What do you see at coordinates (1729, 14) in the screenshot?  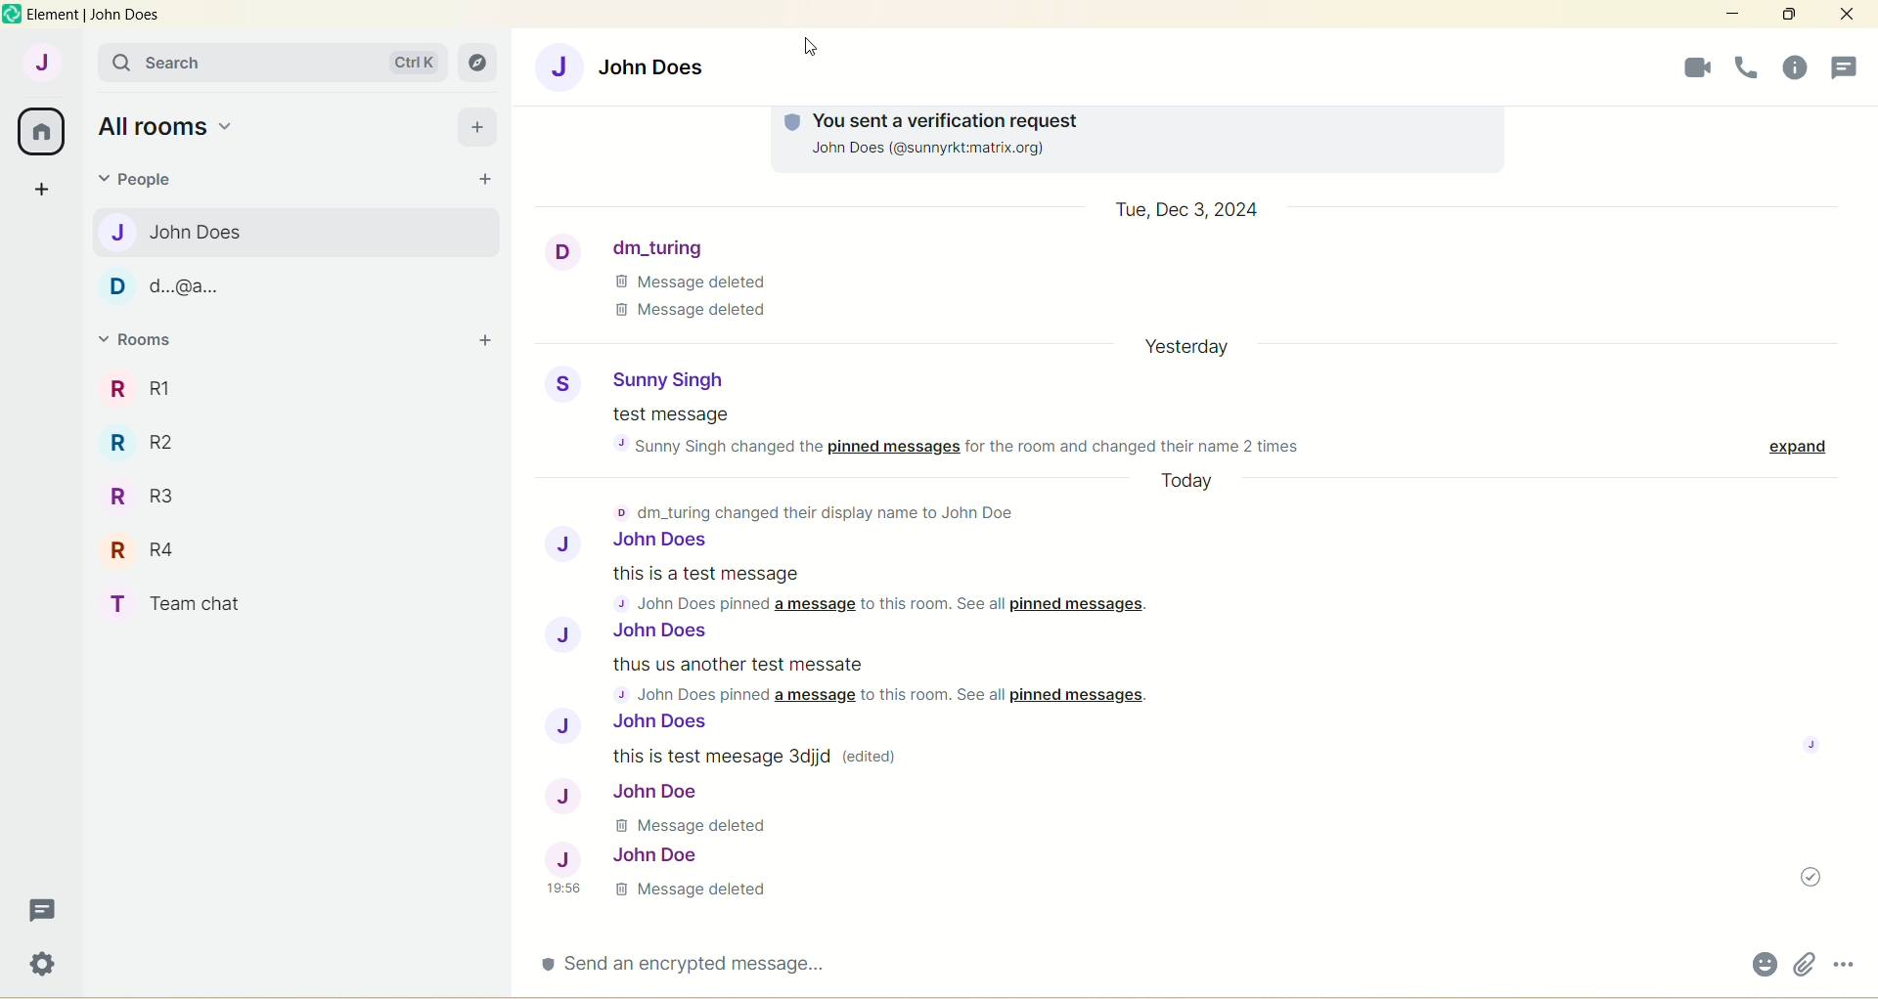 I see `minimize` at bounding box center [1729, 14].